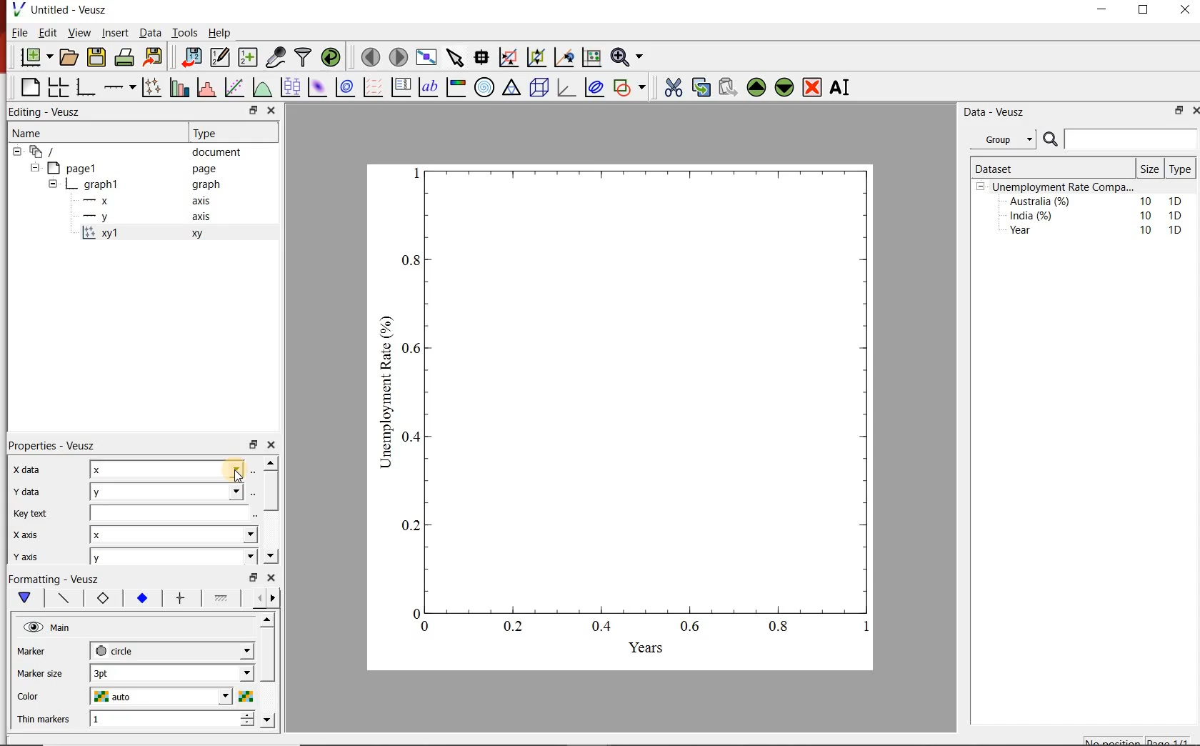  What do you see at coordinates (1106, 13) in the screenshot?
I see `minimise` at bounding box center [1106, 13].